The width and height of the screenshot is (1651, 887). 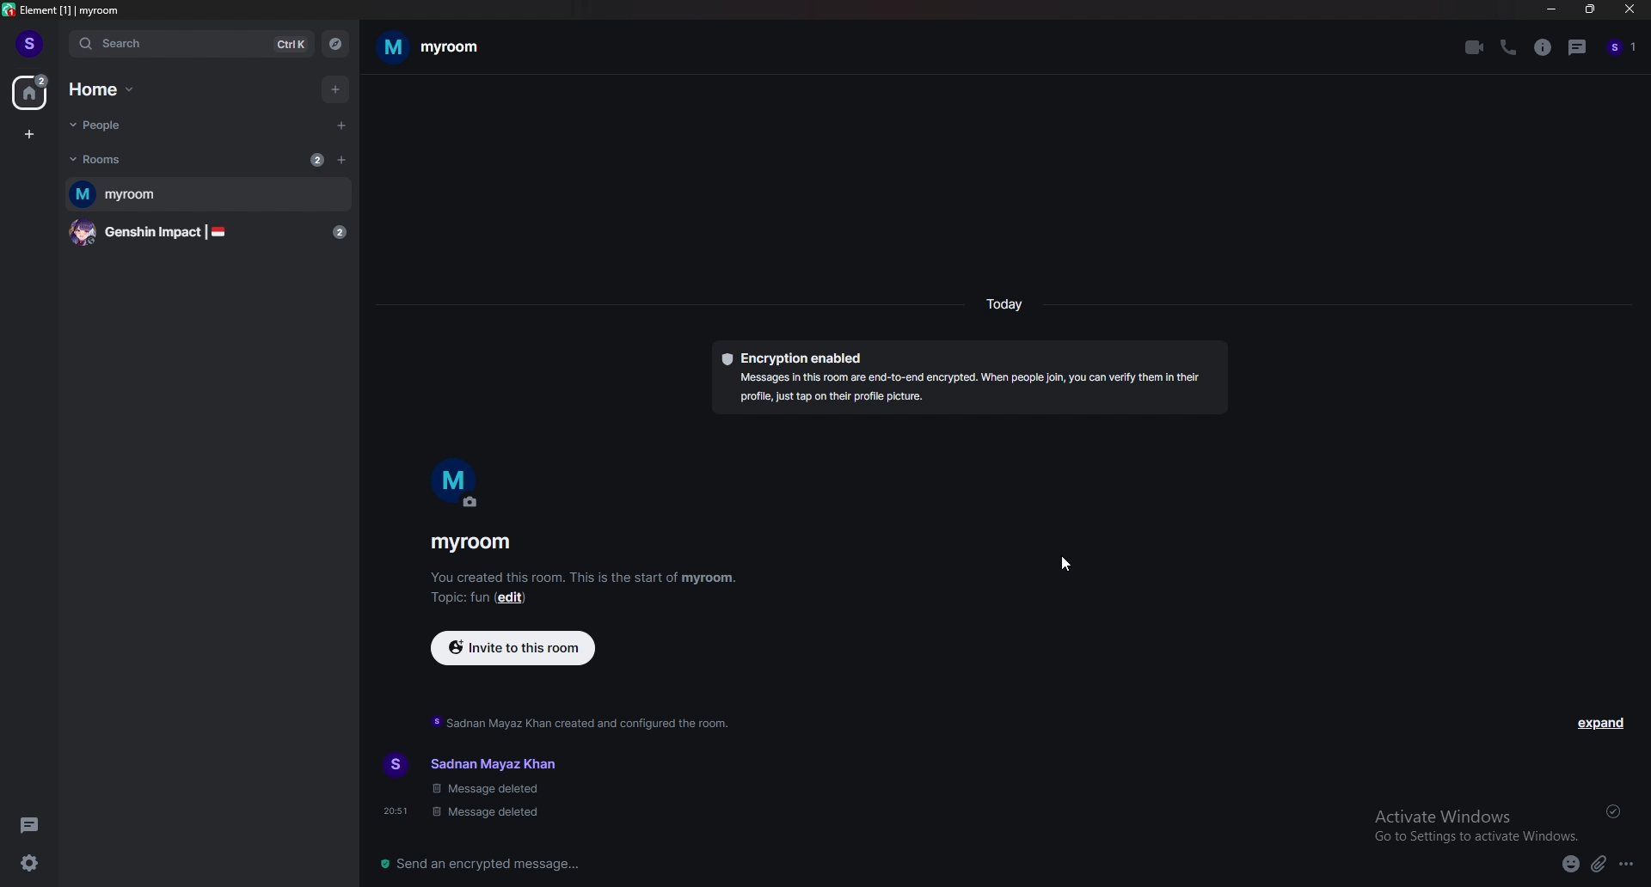 I want to click on add room, so click(x=342, y=159).